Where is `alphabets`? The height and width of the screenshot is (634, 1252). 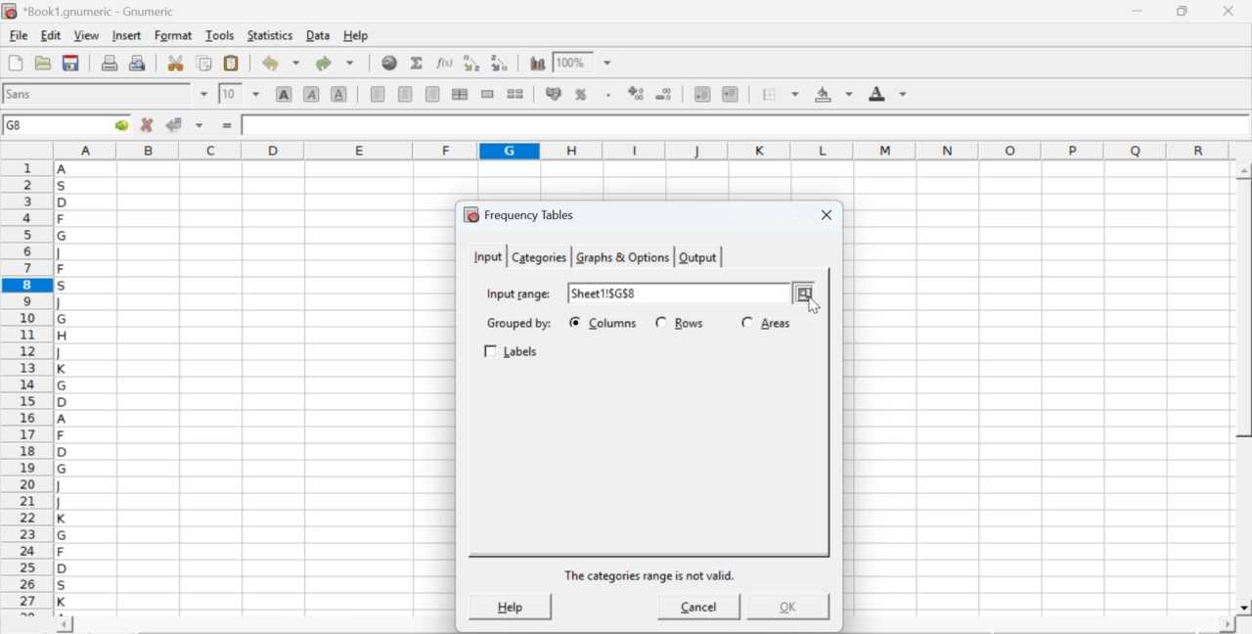 alphabets is located at coordinates (64, 385).